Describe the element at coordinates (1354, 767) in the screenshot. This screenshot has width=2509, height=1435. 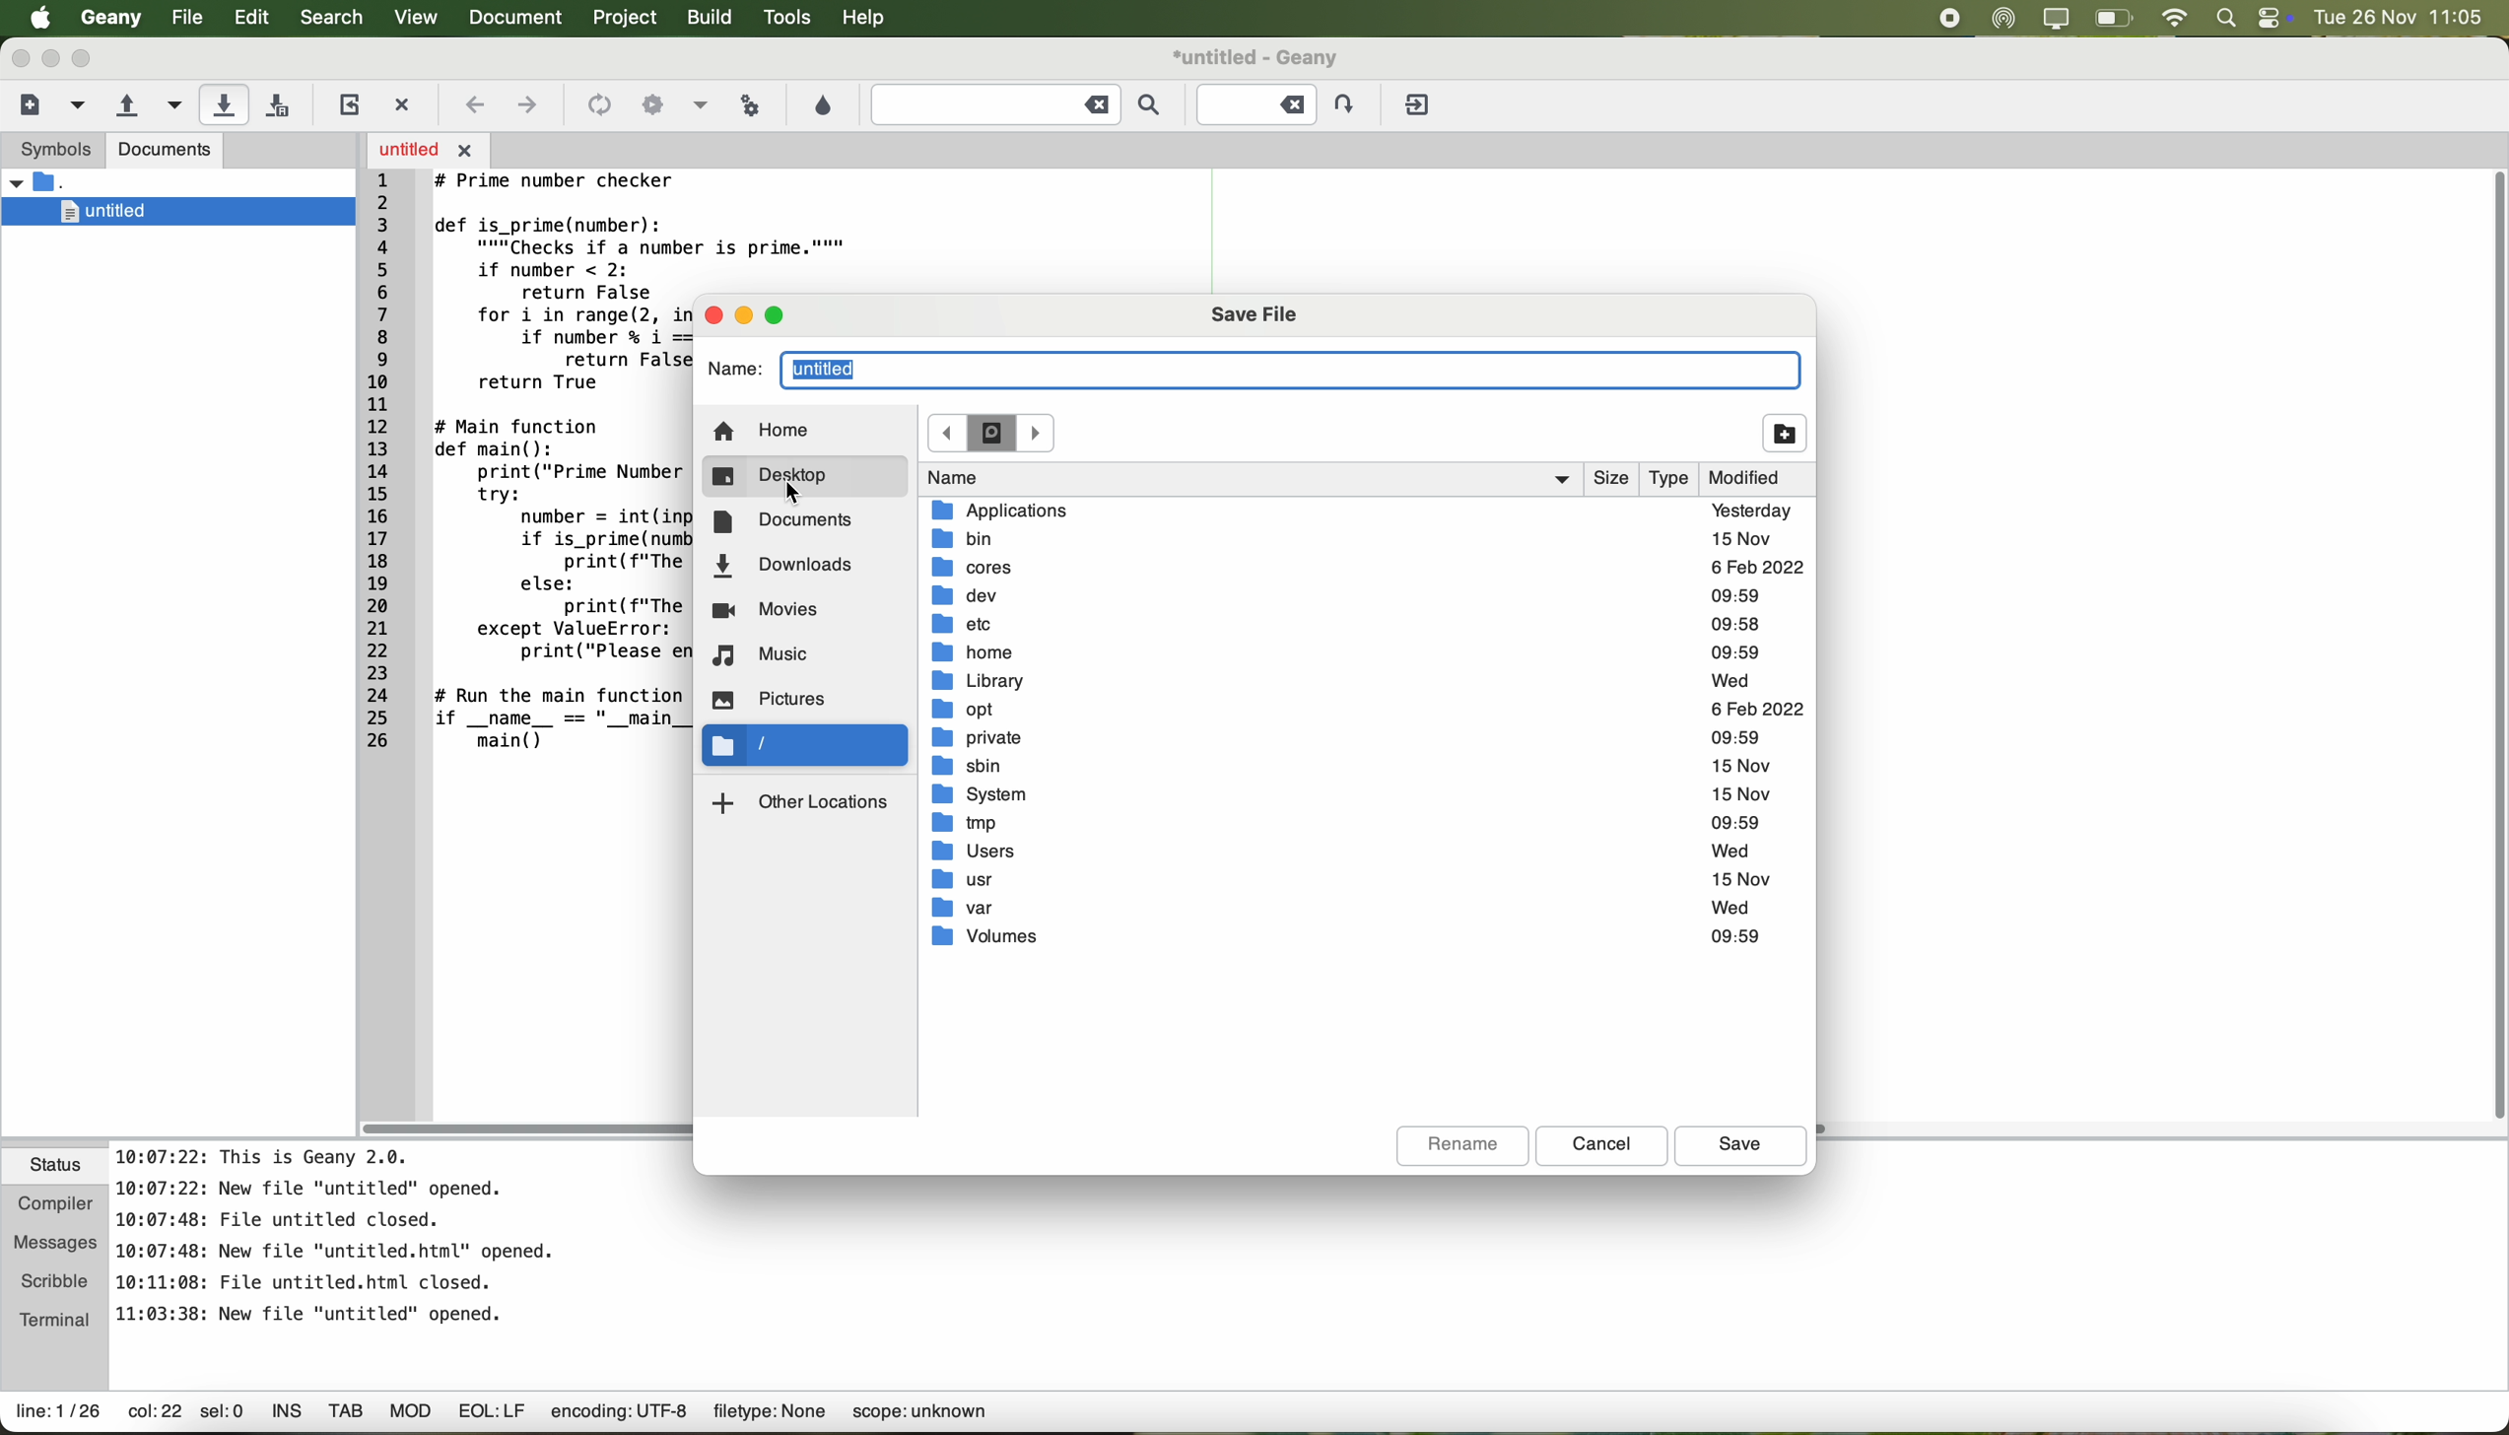
I see `sbin` at that location.